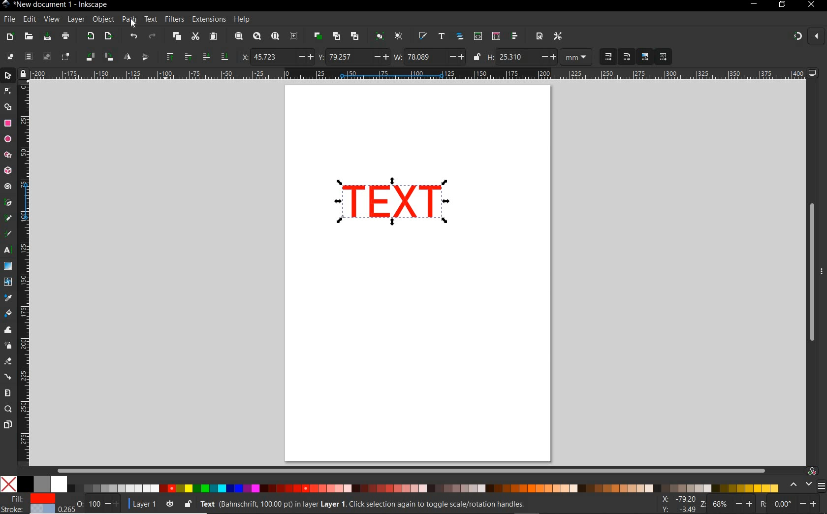 The width and height of the screenshot is (827, 514). I want to click on VIEW, so click(51, 20).